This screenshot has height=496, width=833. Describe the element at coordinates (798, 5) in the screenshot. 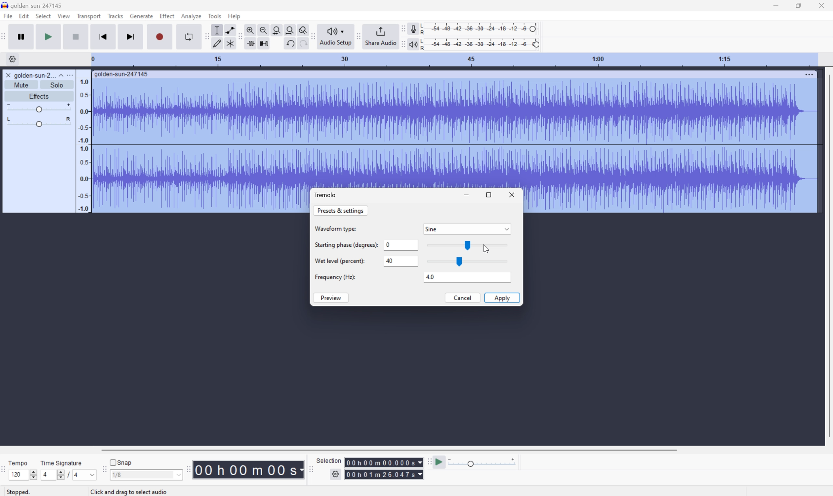

I see `Restore Down` at that location.